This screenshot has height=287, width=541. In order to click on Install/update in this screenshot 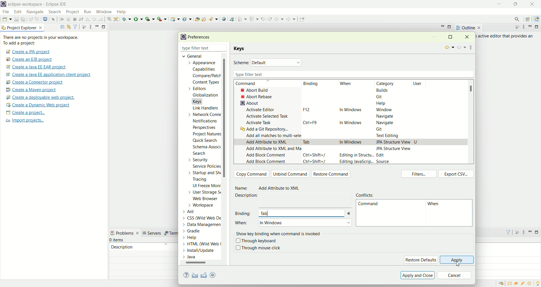, I will do `click(199, 251)`.